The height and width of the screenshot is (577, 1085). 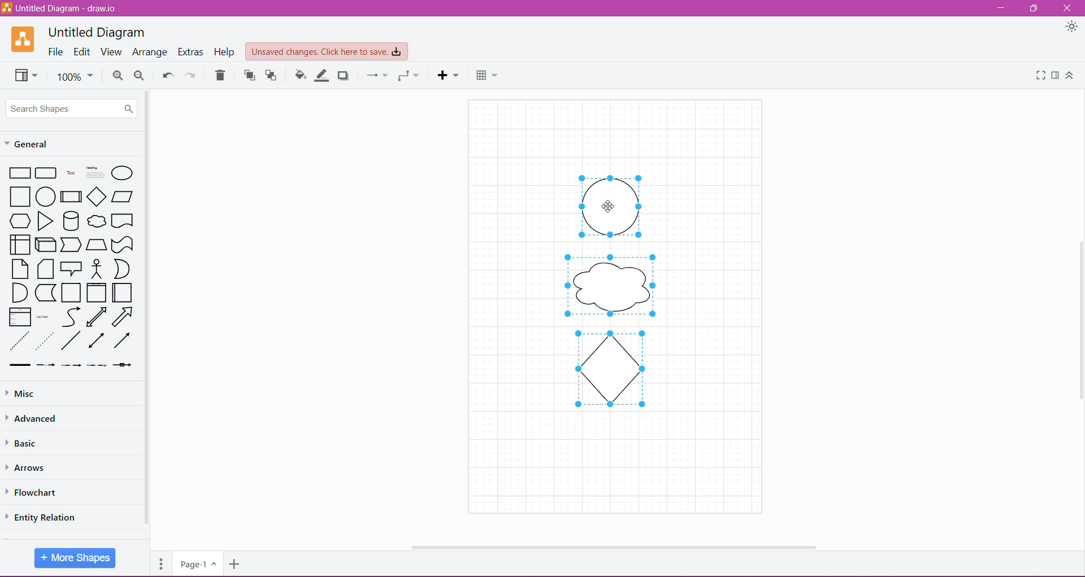 I want to click on Line Color, so click(x=323, y=75).